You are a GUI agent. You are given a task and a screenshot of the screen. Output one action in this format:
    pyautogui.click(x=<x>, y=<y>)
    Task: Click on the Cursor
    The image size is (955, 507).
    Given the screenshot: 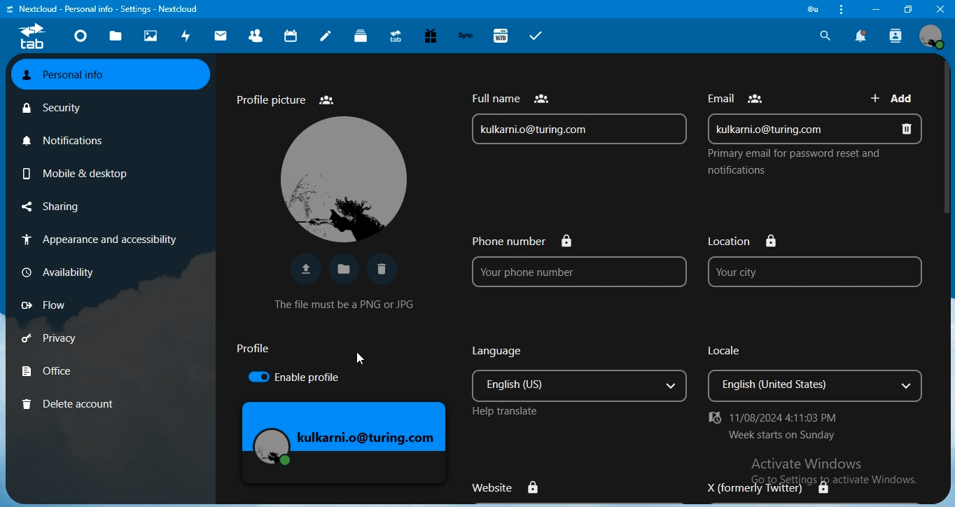 What is the action you would take?
    pyautogui.click(x=358, y=360)
    